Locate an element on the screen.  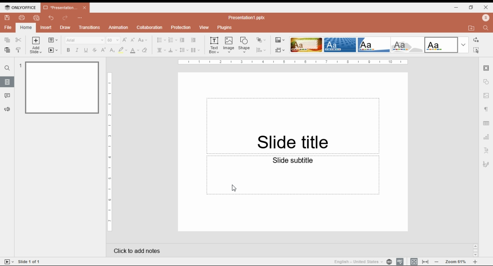
slide settings is located at coordinates (487, 68).